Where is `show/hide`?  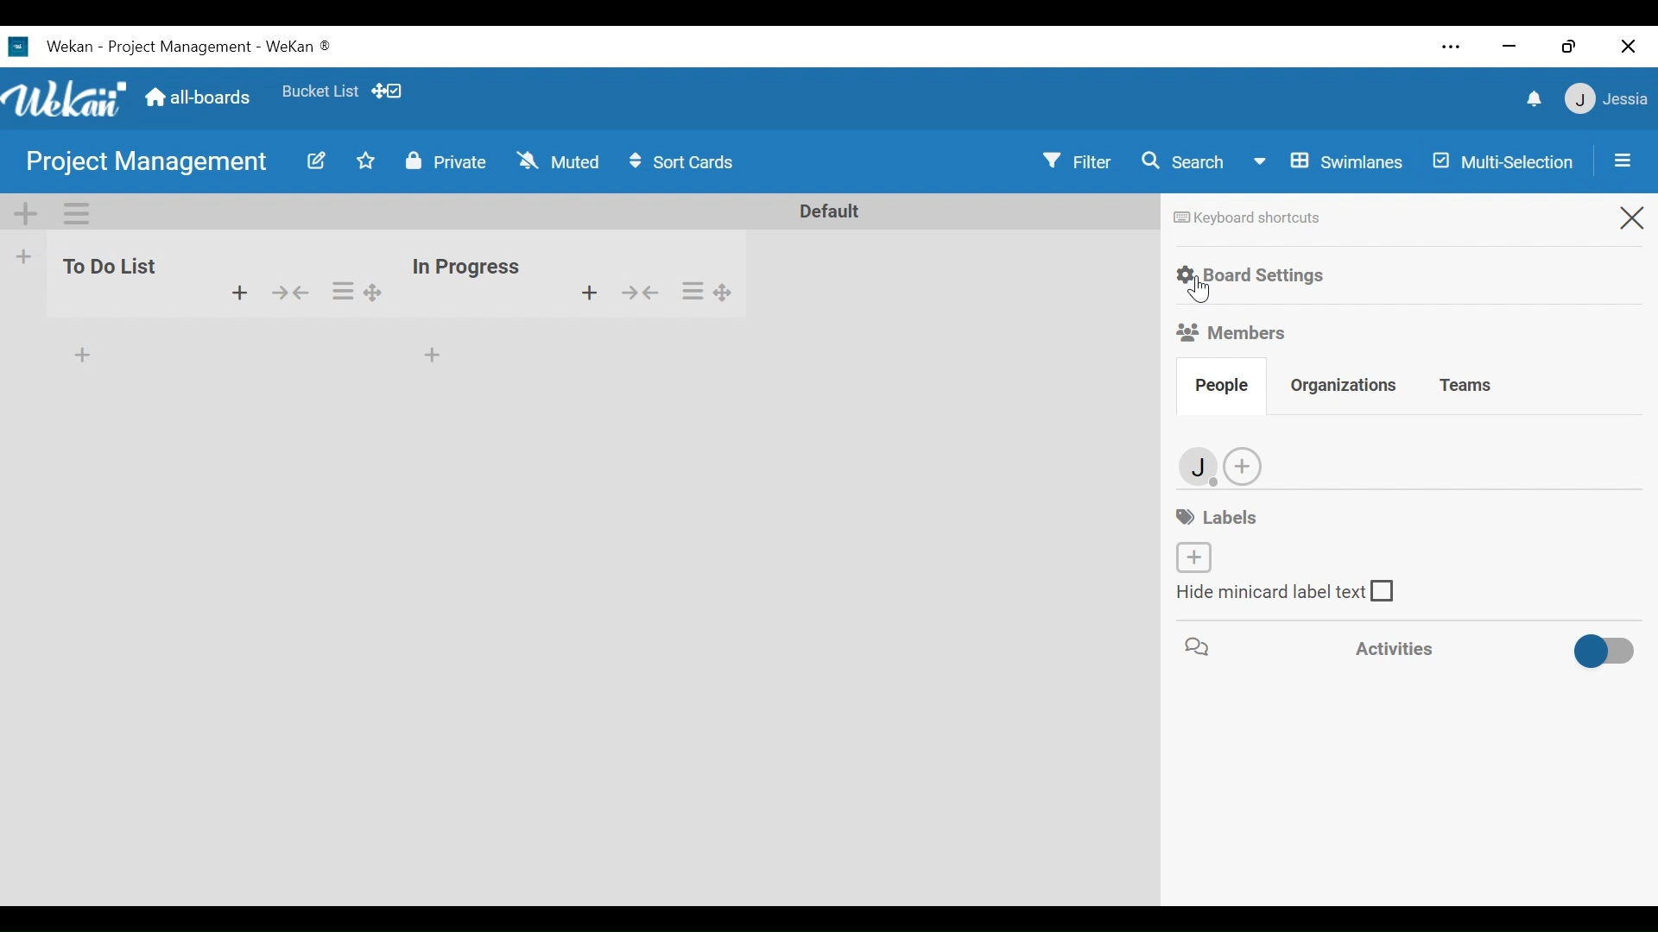
show/hide is located at coordinates (649, 296).